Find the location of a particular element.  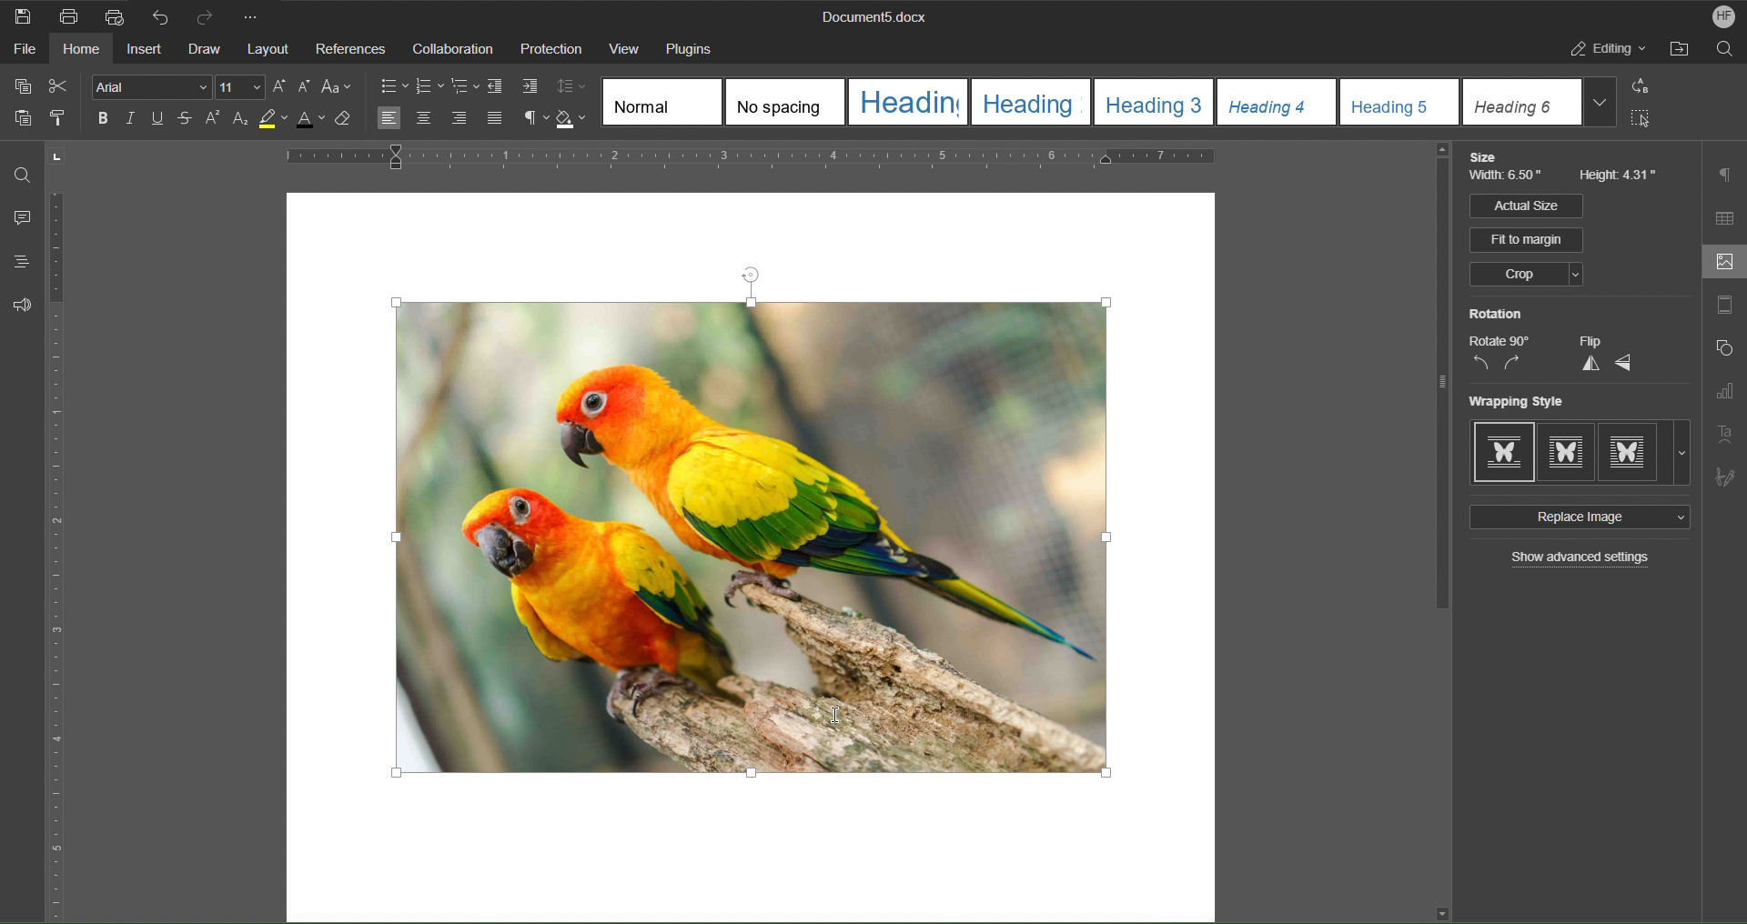

Replace Image is located at coordinates (1577, 517).